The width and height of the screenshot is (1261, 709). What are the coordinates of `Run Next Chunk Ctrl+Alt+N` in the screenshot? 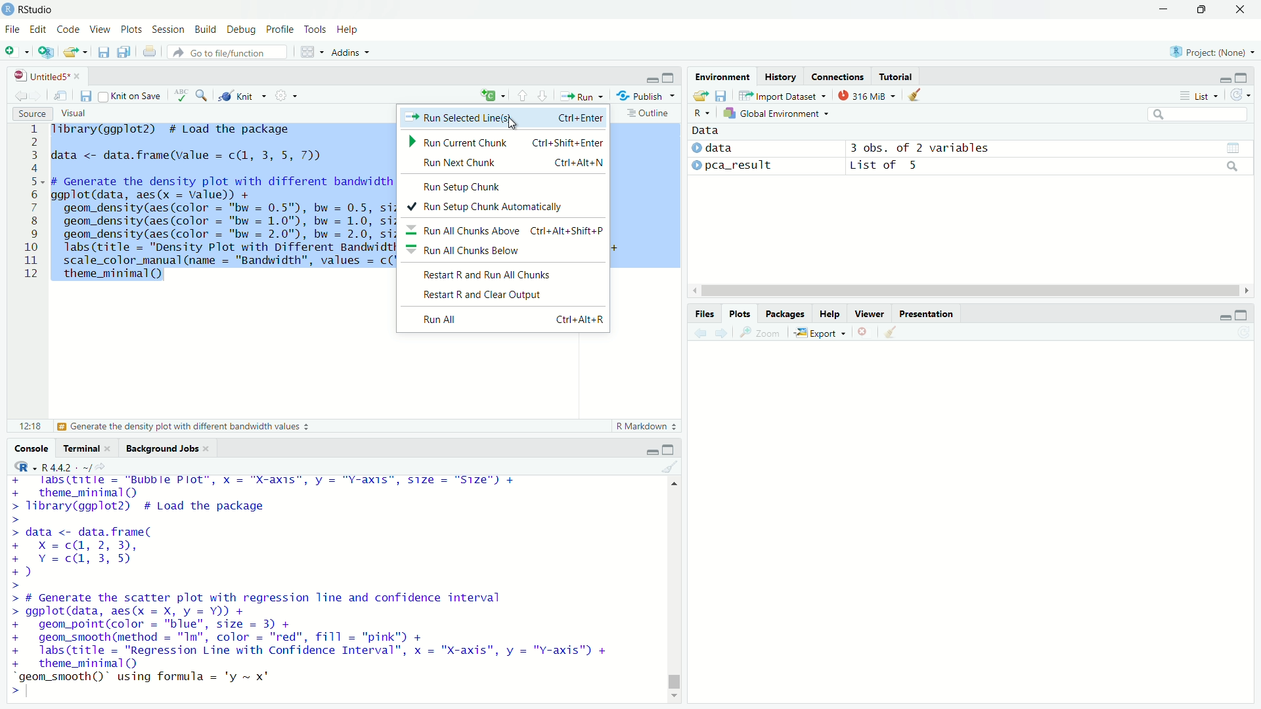 It's located at (505, 163).